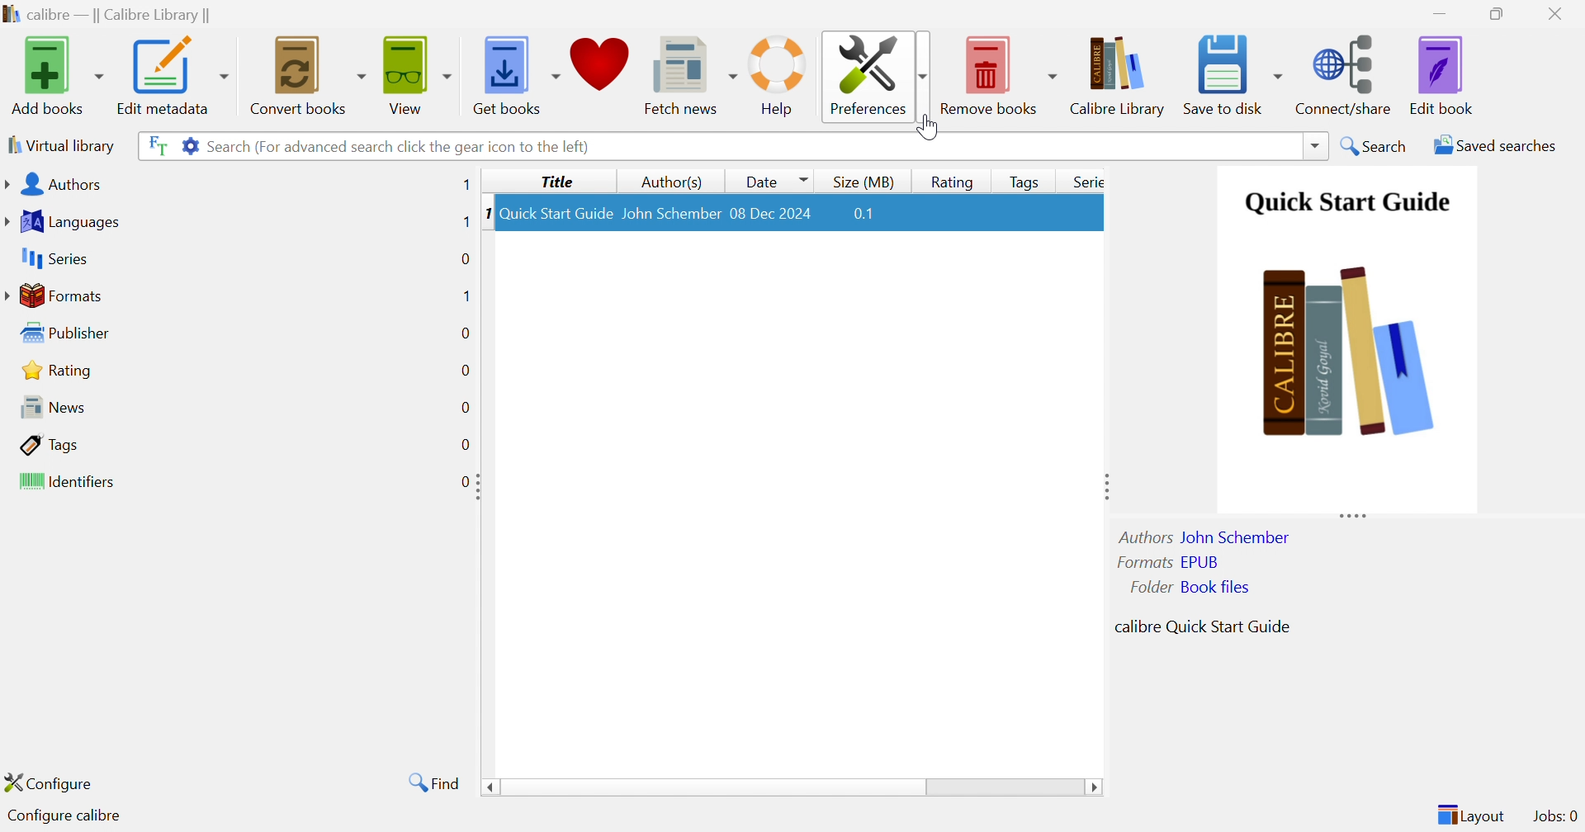 The height and width of the screenshot is (832, 1585). What do you see at coordinates (50, 444) in the screenshot?
I see `Tags` at bounding box center [50, 444].